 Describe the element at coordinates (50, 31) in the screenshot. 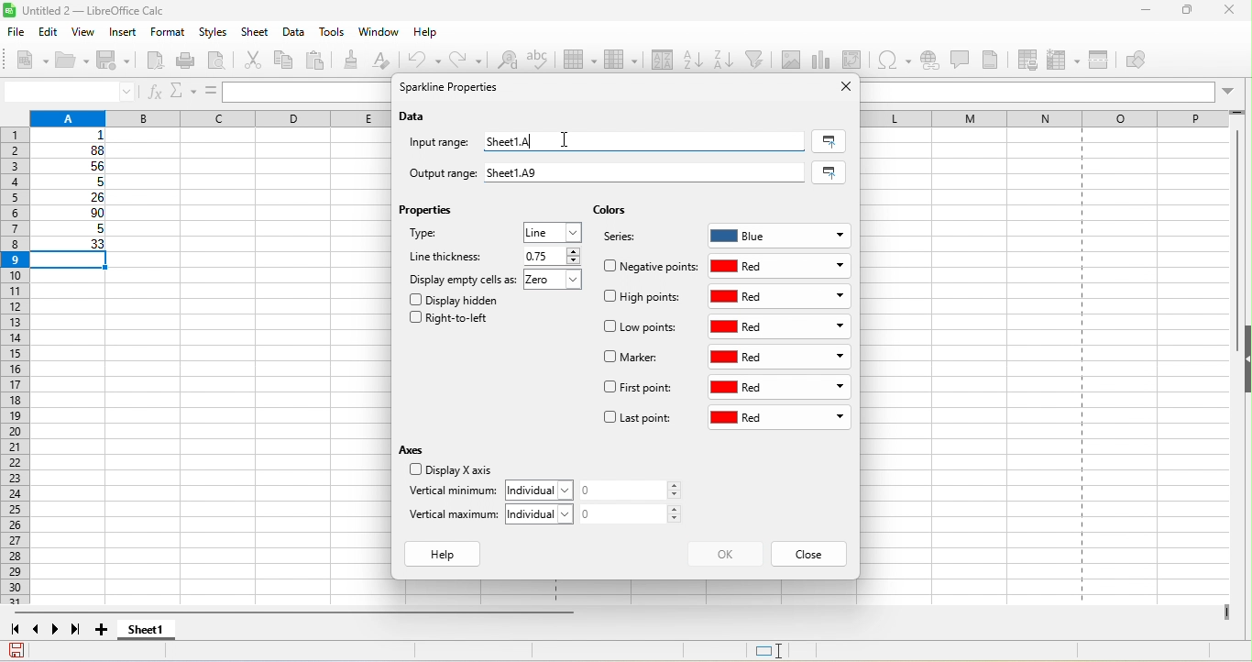

I see `edit` at that location.